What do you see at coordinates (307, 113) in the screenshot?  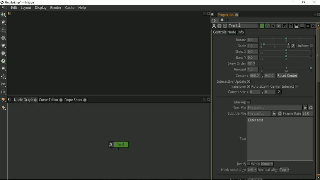 I see `24` at bounding box center [307, 113].